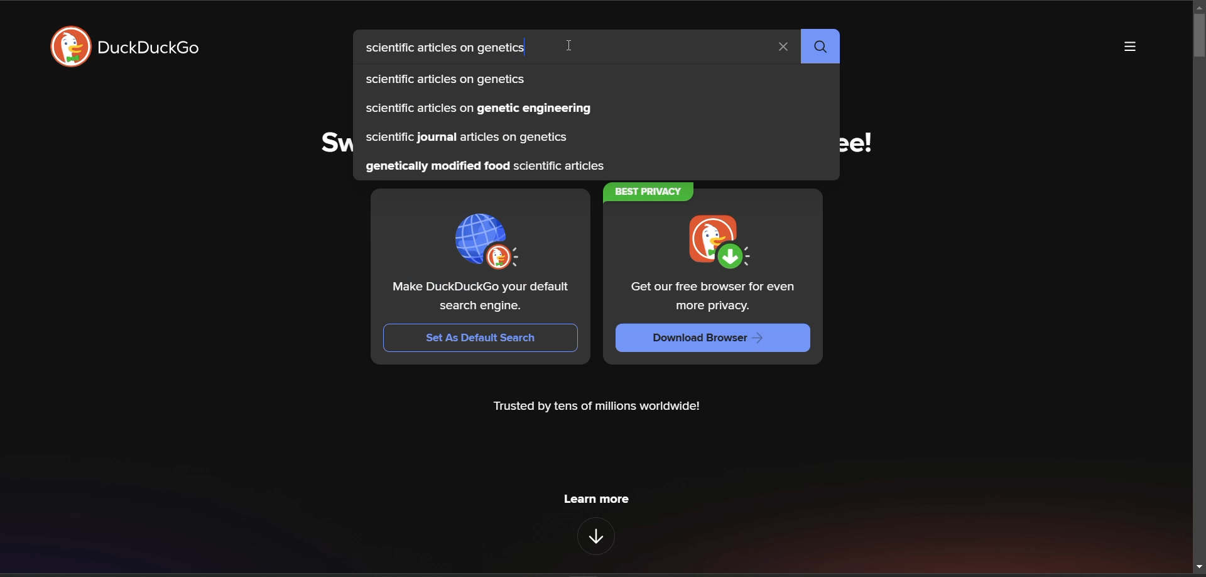  Describe the element at coordinates (571, 47) in the screenshot. I see `cursor` at that location.